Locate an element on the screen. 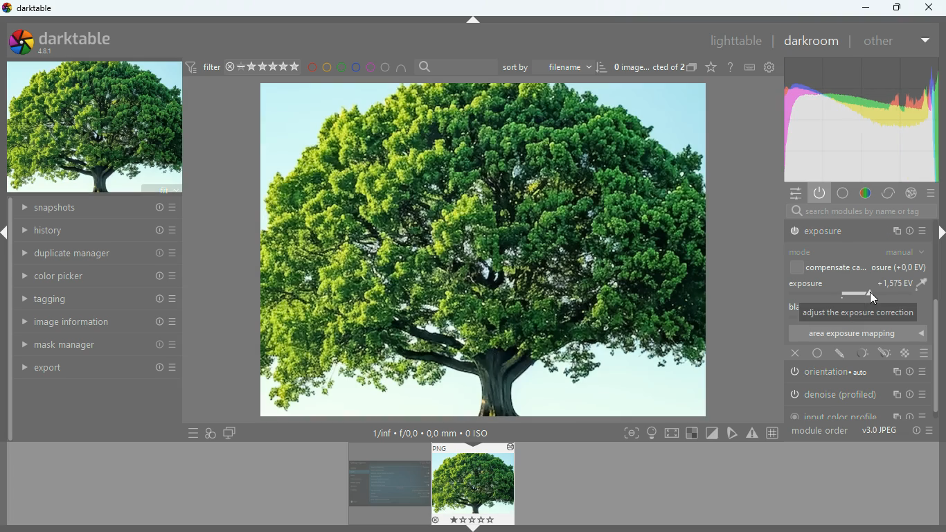  image is located at coordinates (389, 486).